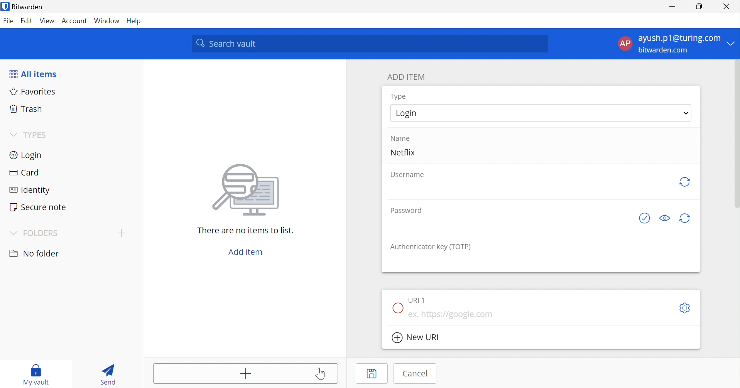  I want to click on Secure note, so click(39, 206).